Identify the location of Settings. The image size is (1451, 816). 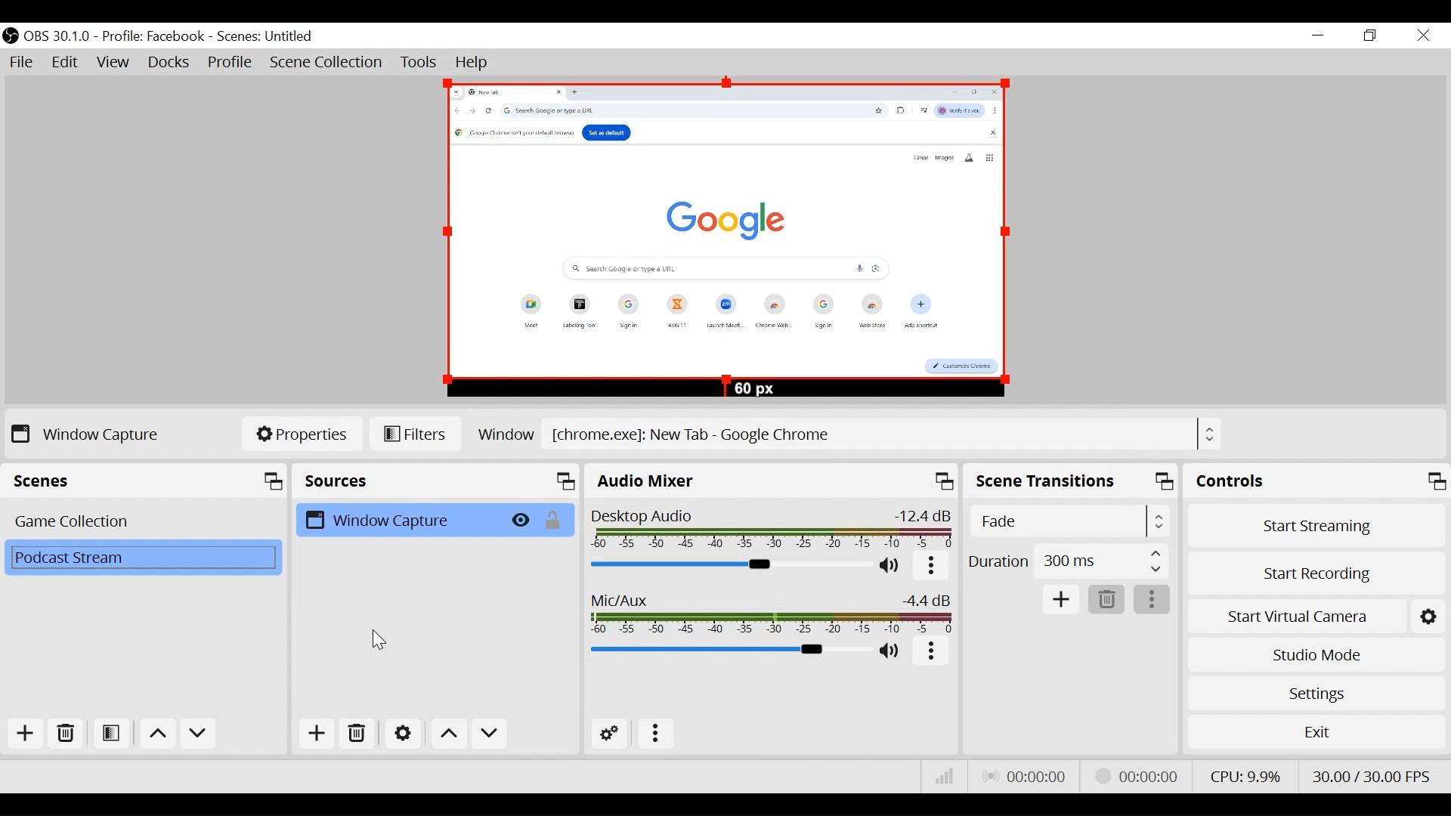
(1316, 694).